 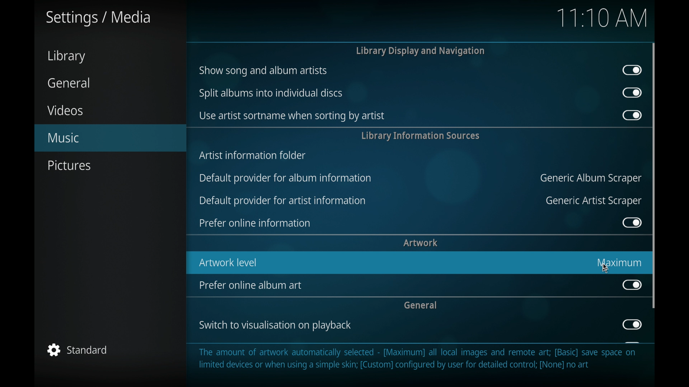 What do you see at coordinates (632, 70) in the screenshot?
I see `toggle button` at bounding box center [632, 70].